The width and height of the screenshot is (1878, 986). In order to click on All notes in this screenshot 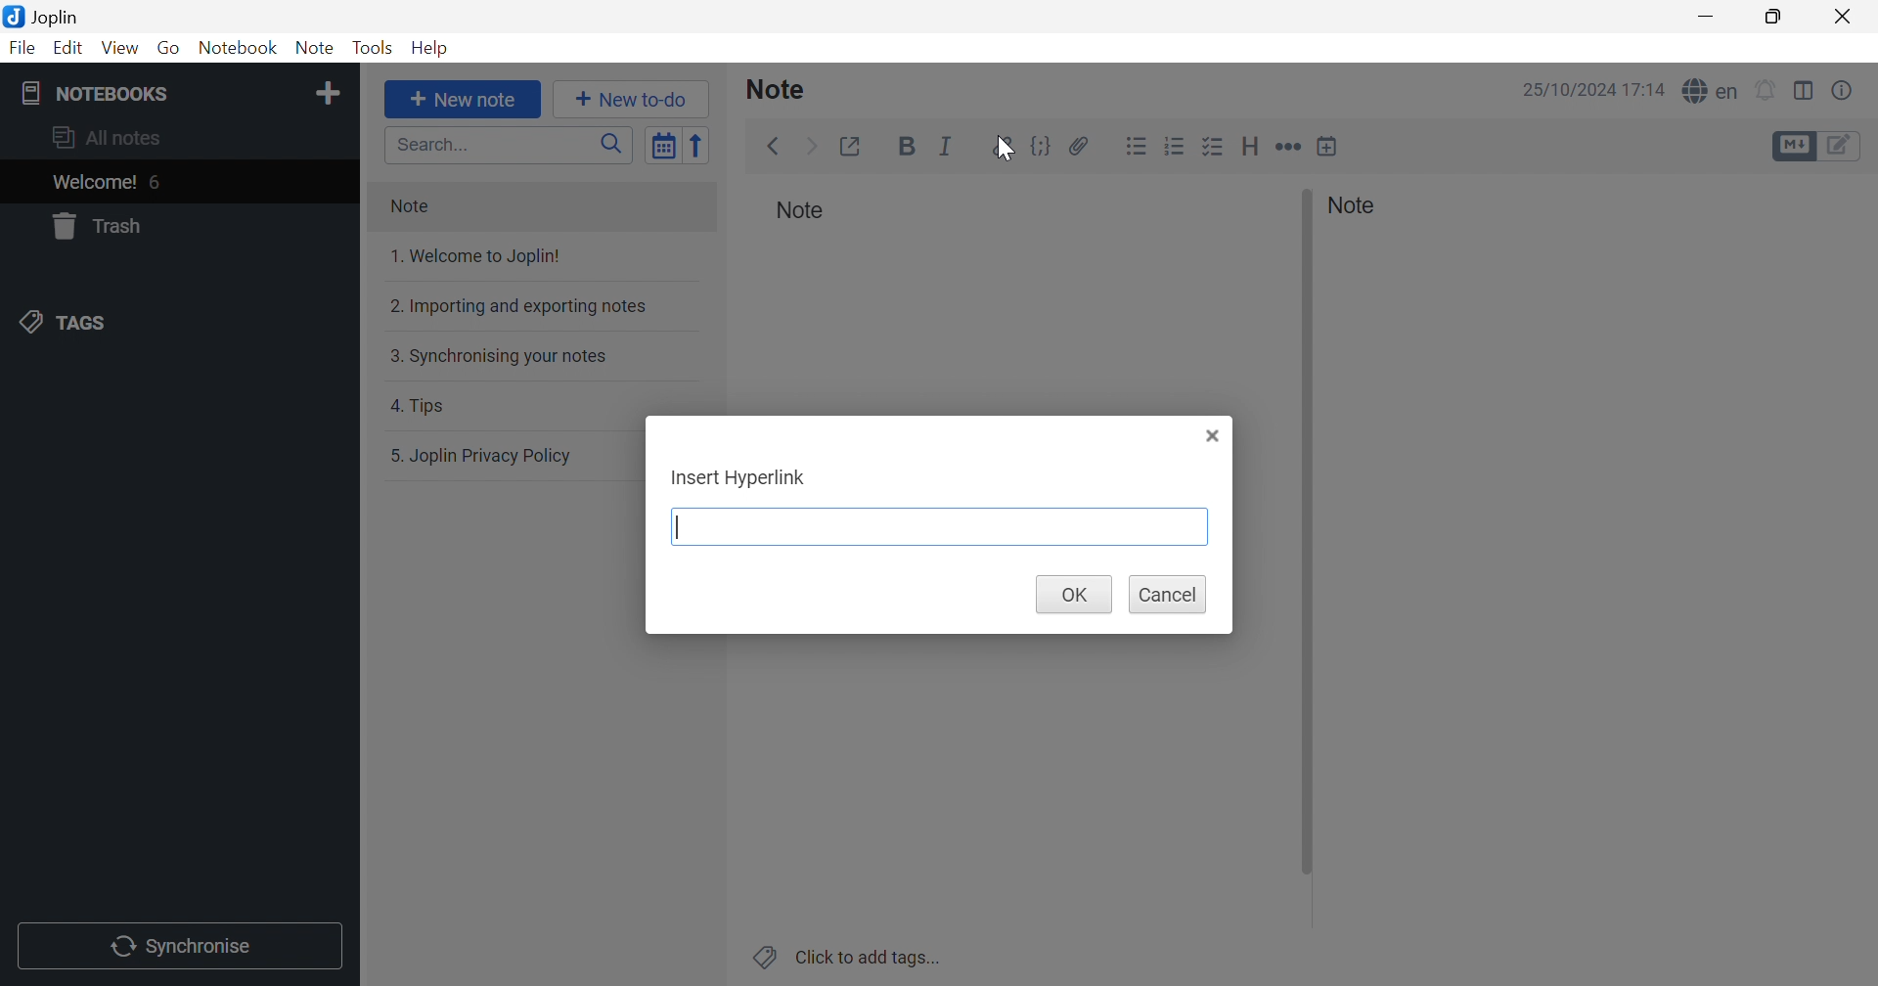, I will do `click(179, 140)`.